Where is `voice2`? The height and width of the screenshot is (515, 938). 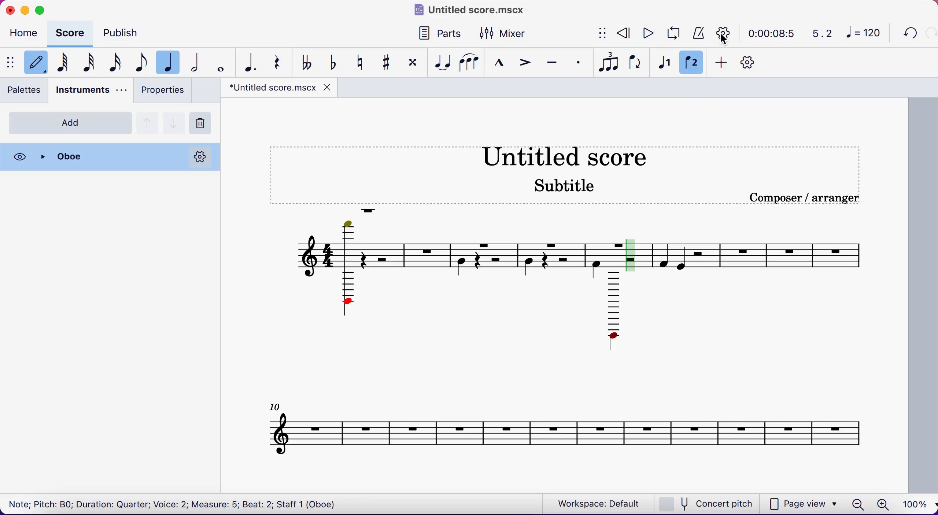
voice2 is located at coordinates (692, 63).